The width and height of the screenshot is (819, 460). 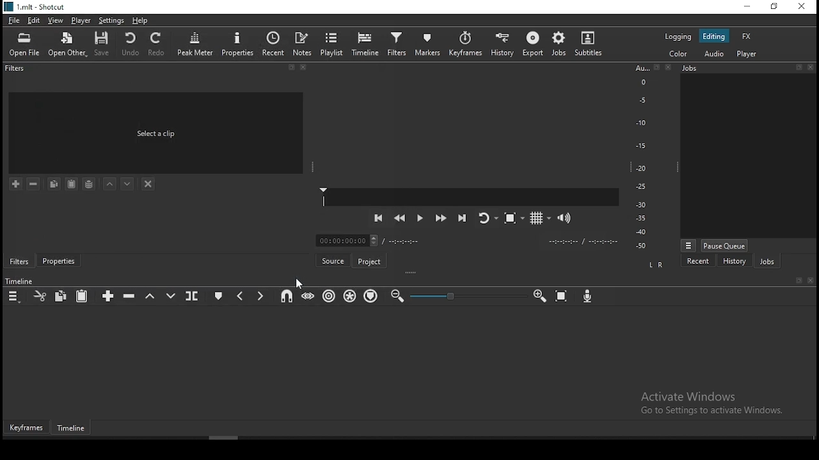 I want to click on next marker, so click(x=260, y=295).